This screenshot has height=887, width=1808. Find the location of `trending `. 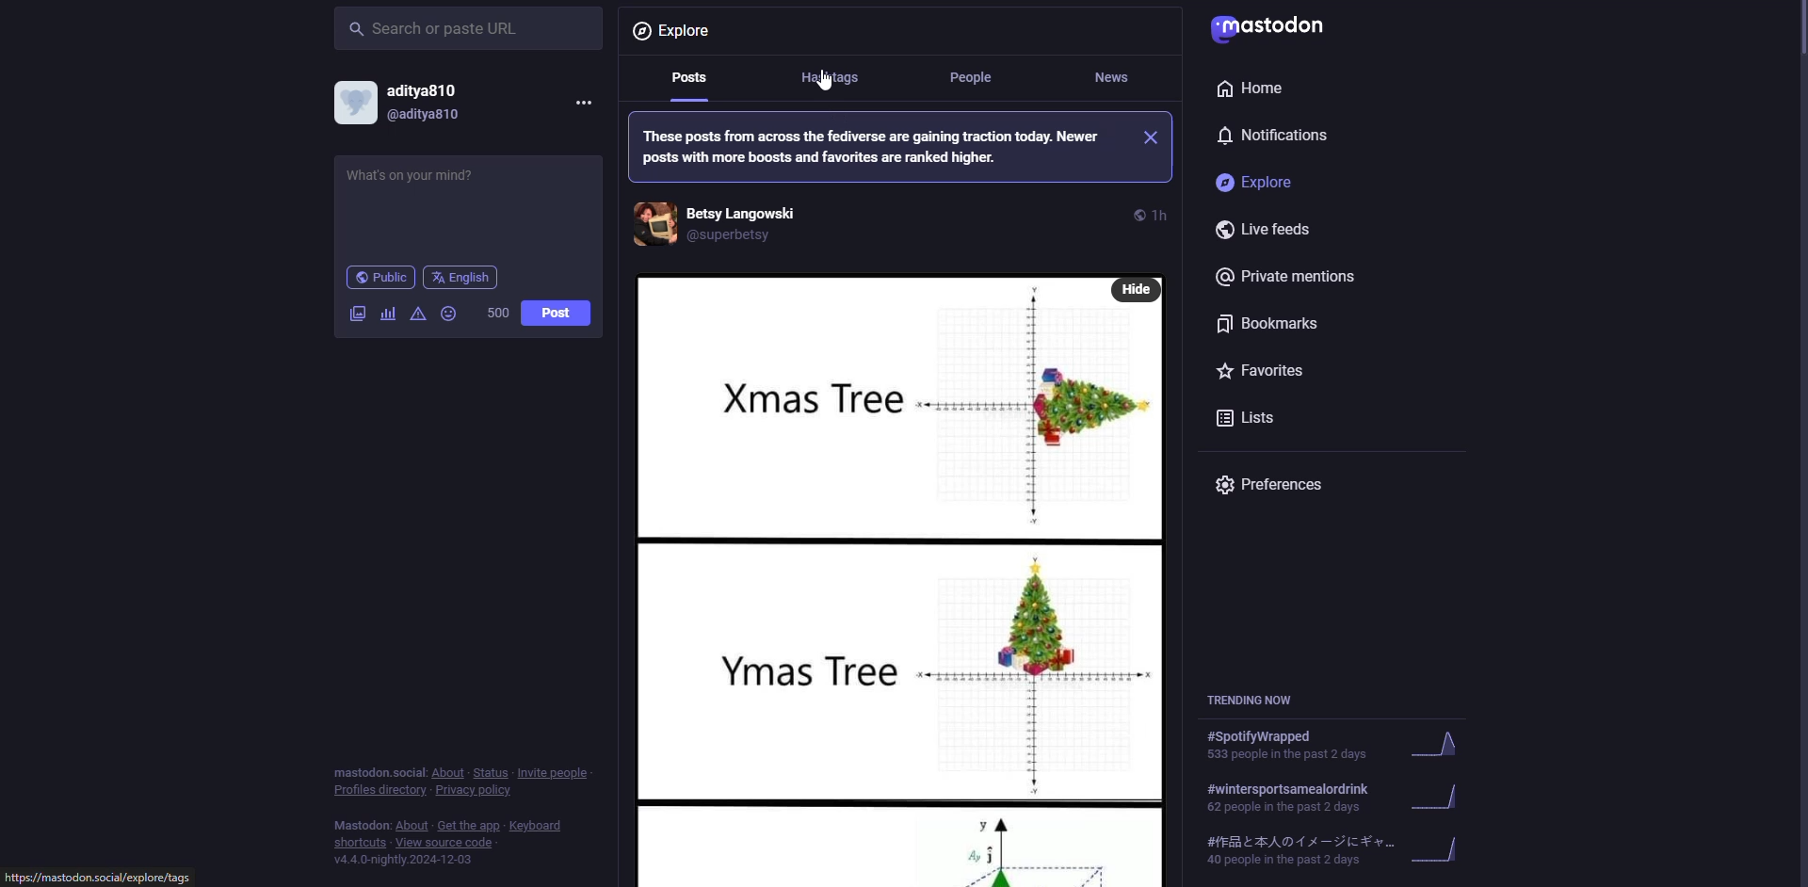

trending  is located at coordinates (1329, 797).